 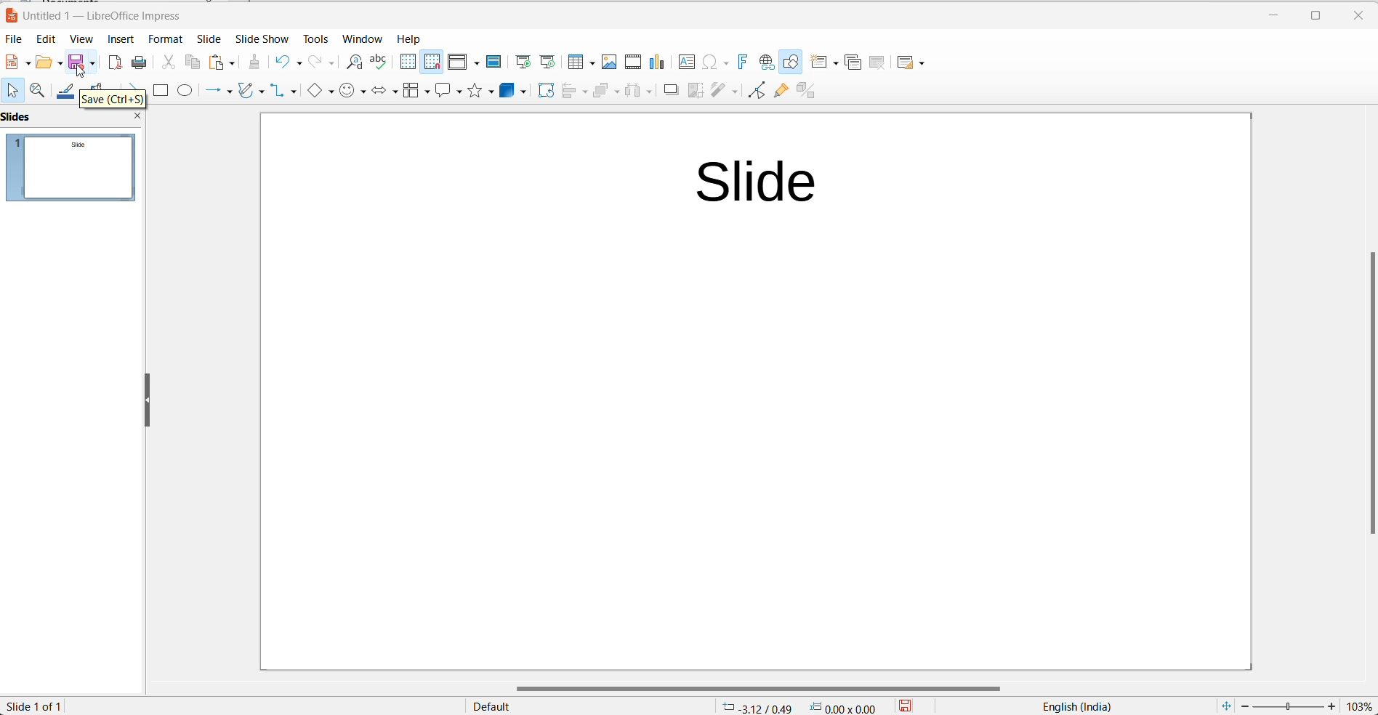 I want to click on maximize, so click(x=1310, y=18).